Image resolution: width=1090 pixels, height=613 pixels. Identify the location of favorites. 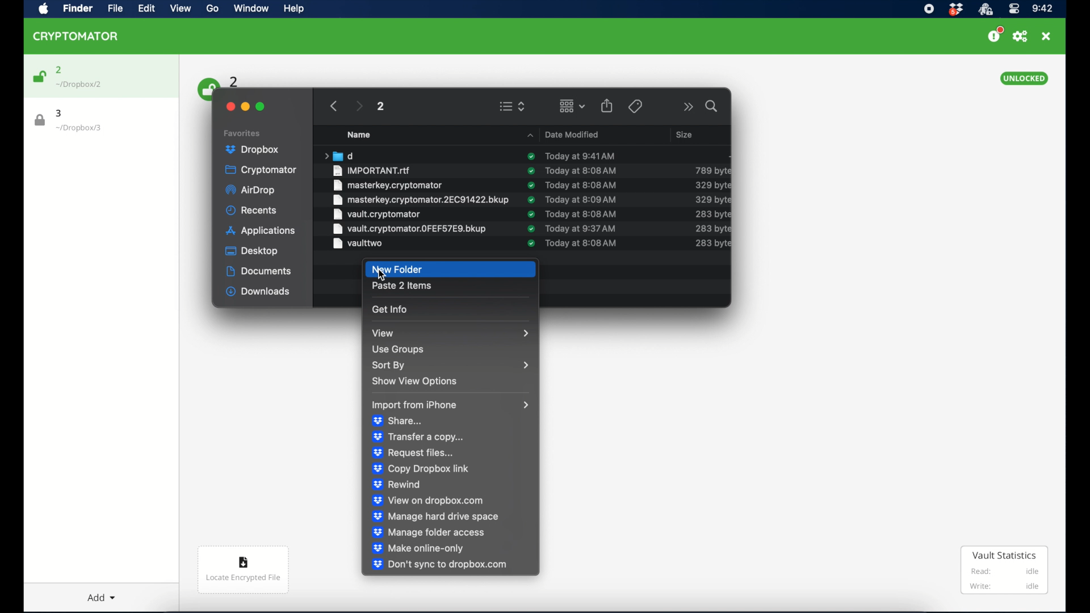
(242, 133).